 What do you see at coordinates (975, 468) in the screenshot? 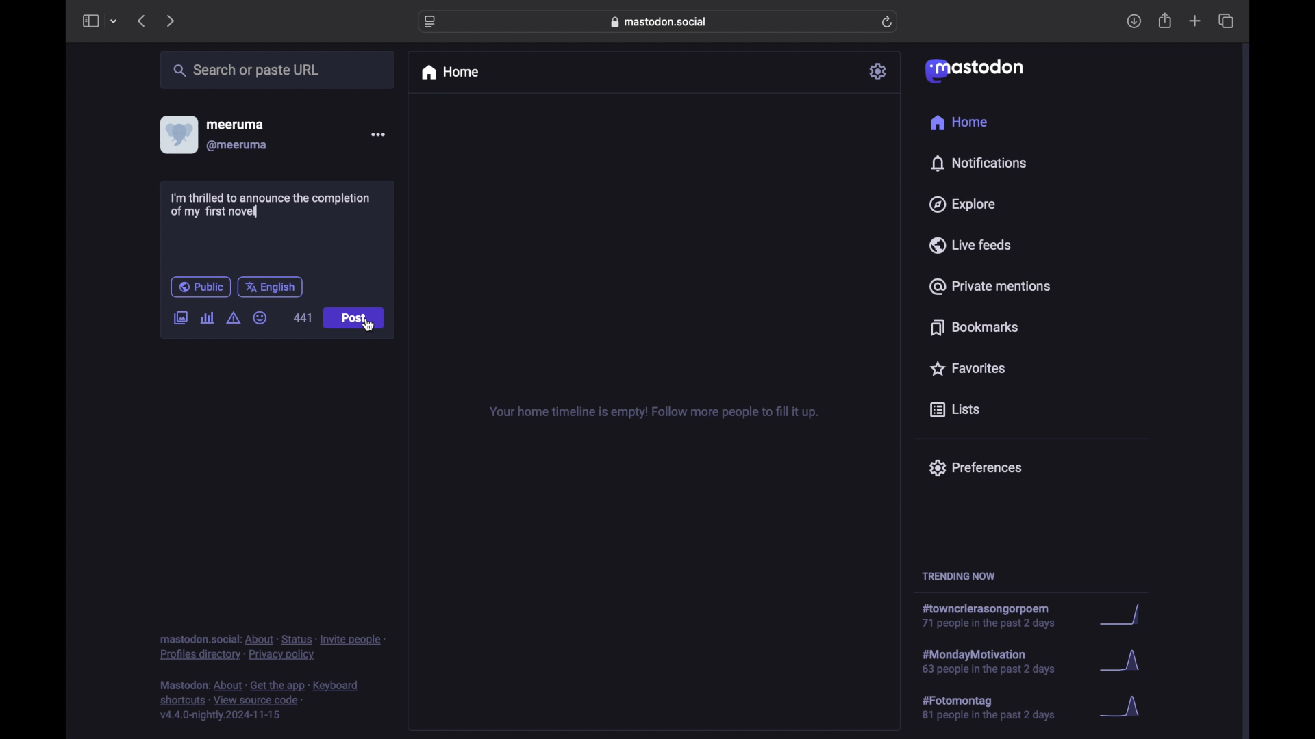
I see `preferences` at bounding box center [975, 468].